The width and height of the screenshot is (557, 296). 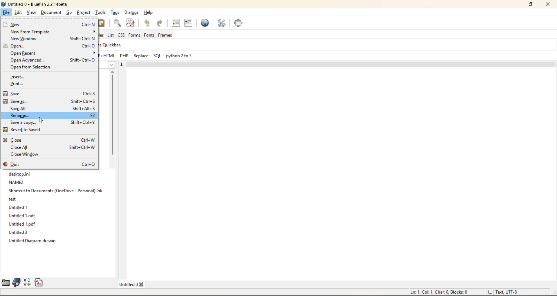 I want to click on Untitled 3, so click(x=17, y=233).